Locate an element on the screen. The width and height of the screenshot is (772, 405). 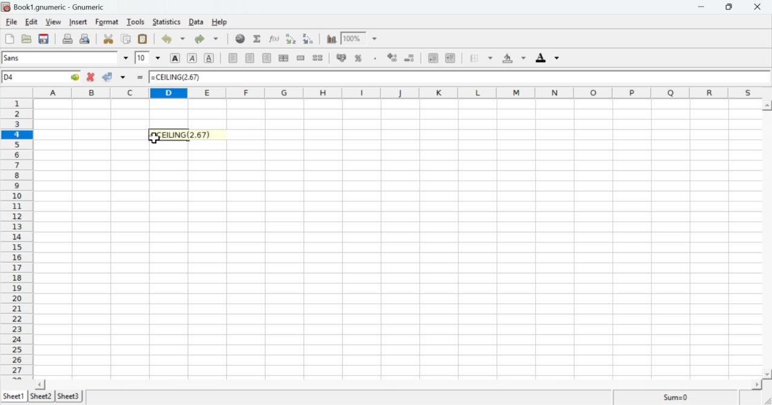
Increase Indent is located at coordinates (451, 57).